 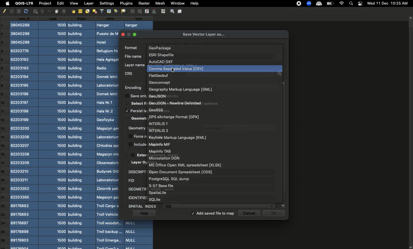 What do you see at coordinates (308, 3) in the screenshot?
I see `zoom` at bounding box center [308, 3].